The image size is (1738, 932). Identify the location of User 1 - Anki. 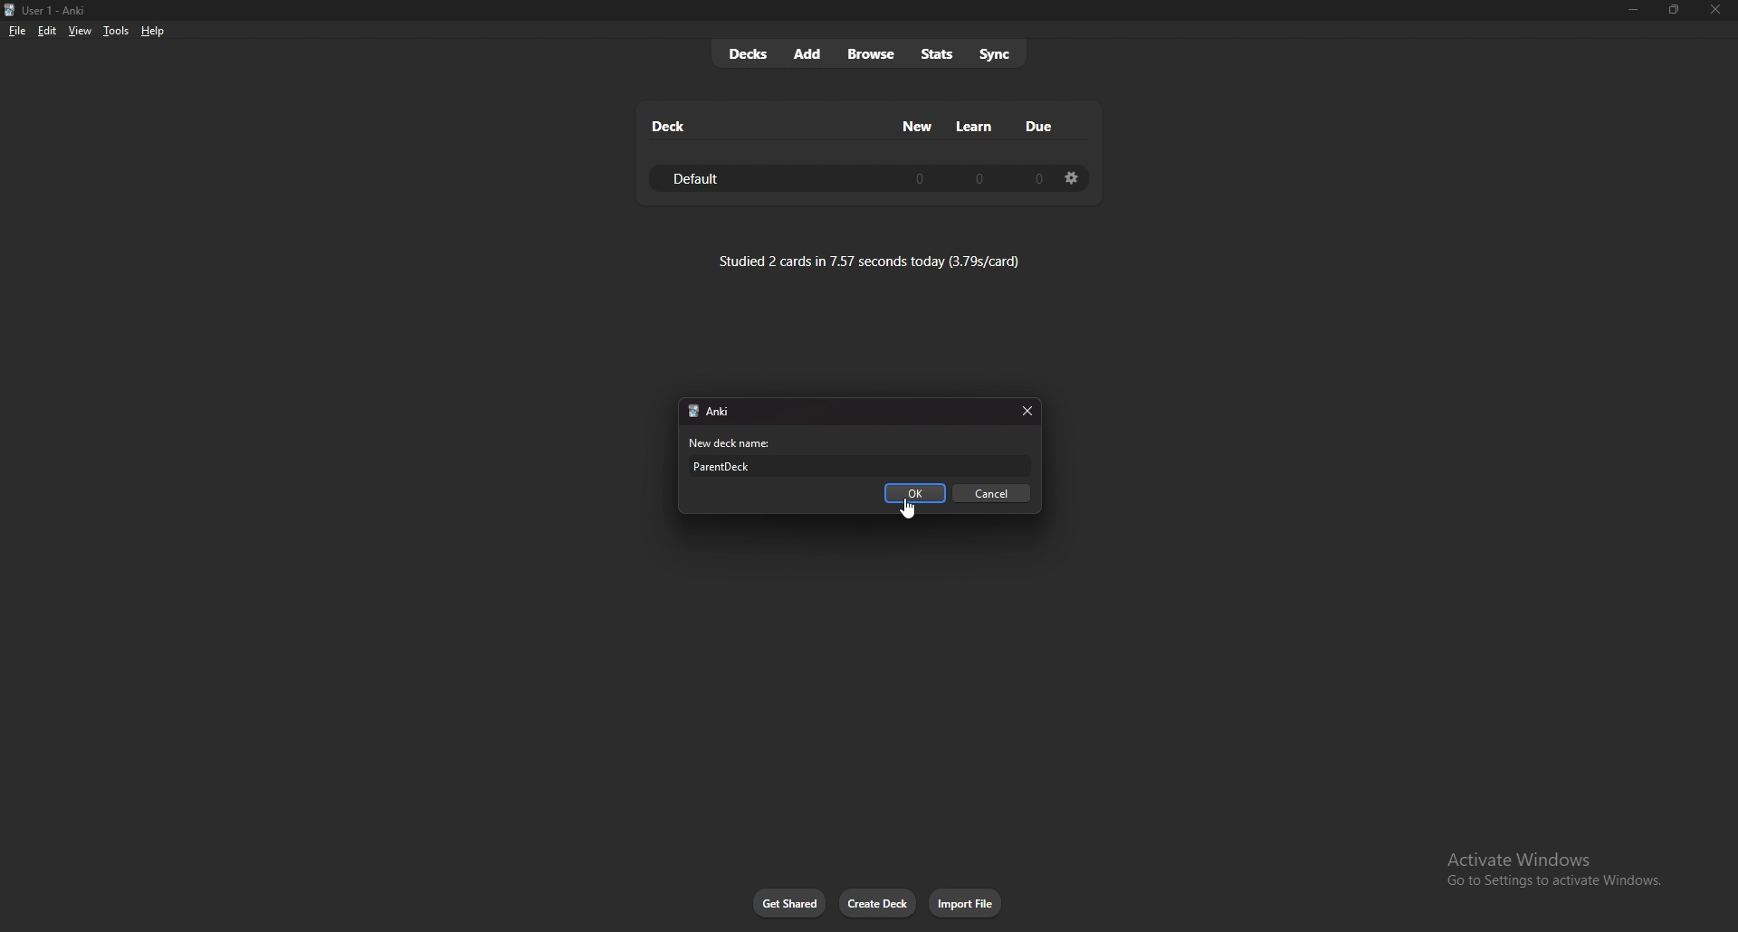
(60, 11).